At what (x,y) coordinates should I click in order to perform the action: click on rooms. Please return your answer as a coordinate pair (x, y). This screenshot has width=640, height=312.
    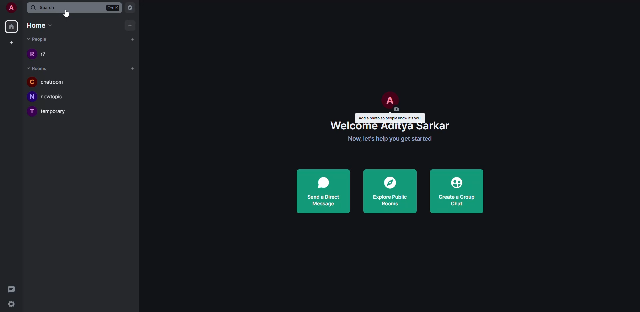
    Looking at the image, I should click on (38, 69).